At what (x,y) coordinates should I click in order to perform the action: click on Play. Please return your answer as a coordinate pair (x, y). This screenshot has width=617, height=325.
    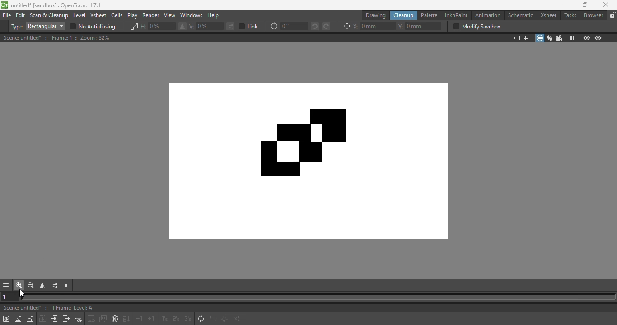
    Looking at the image, I should click on (132, 16).